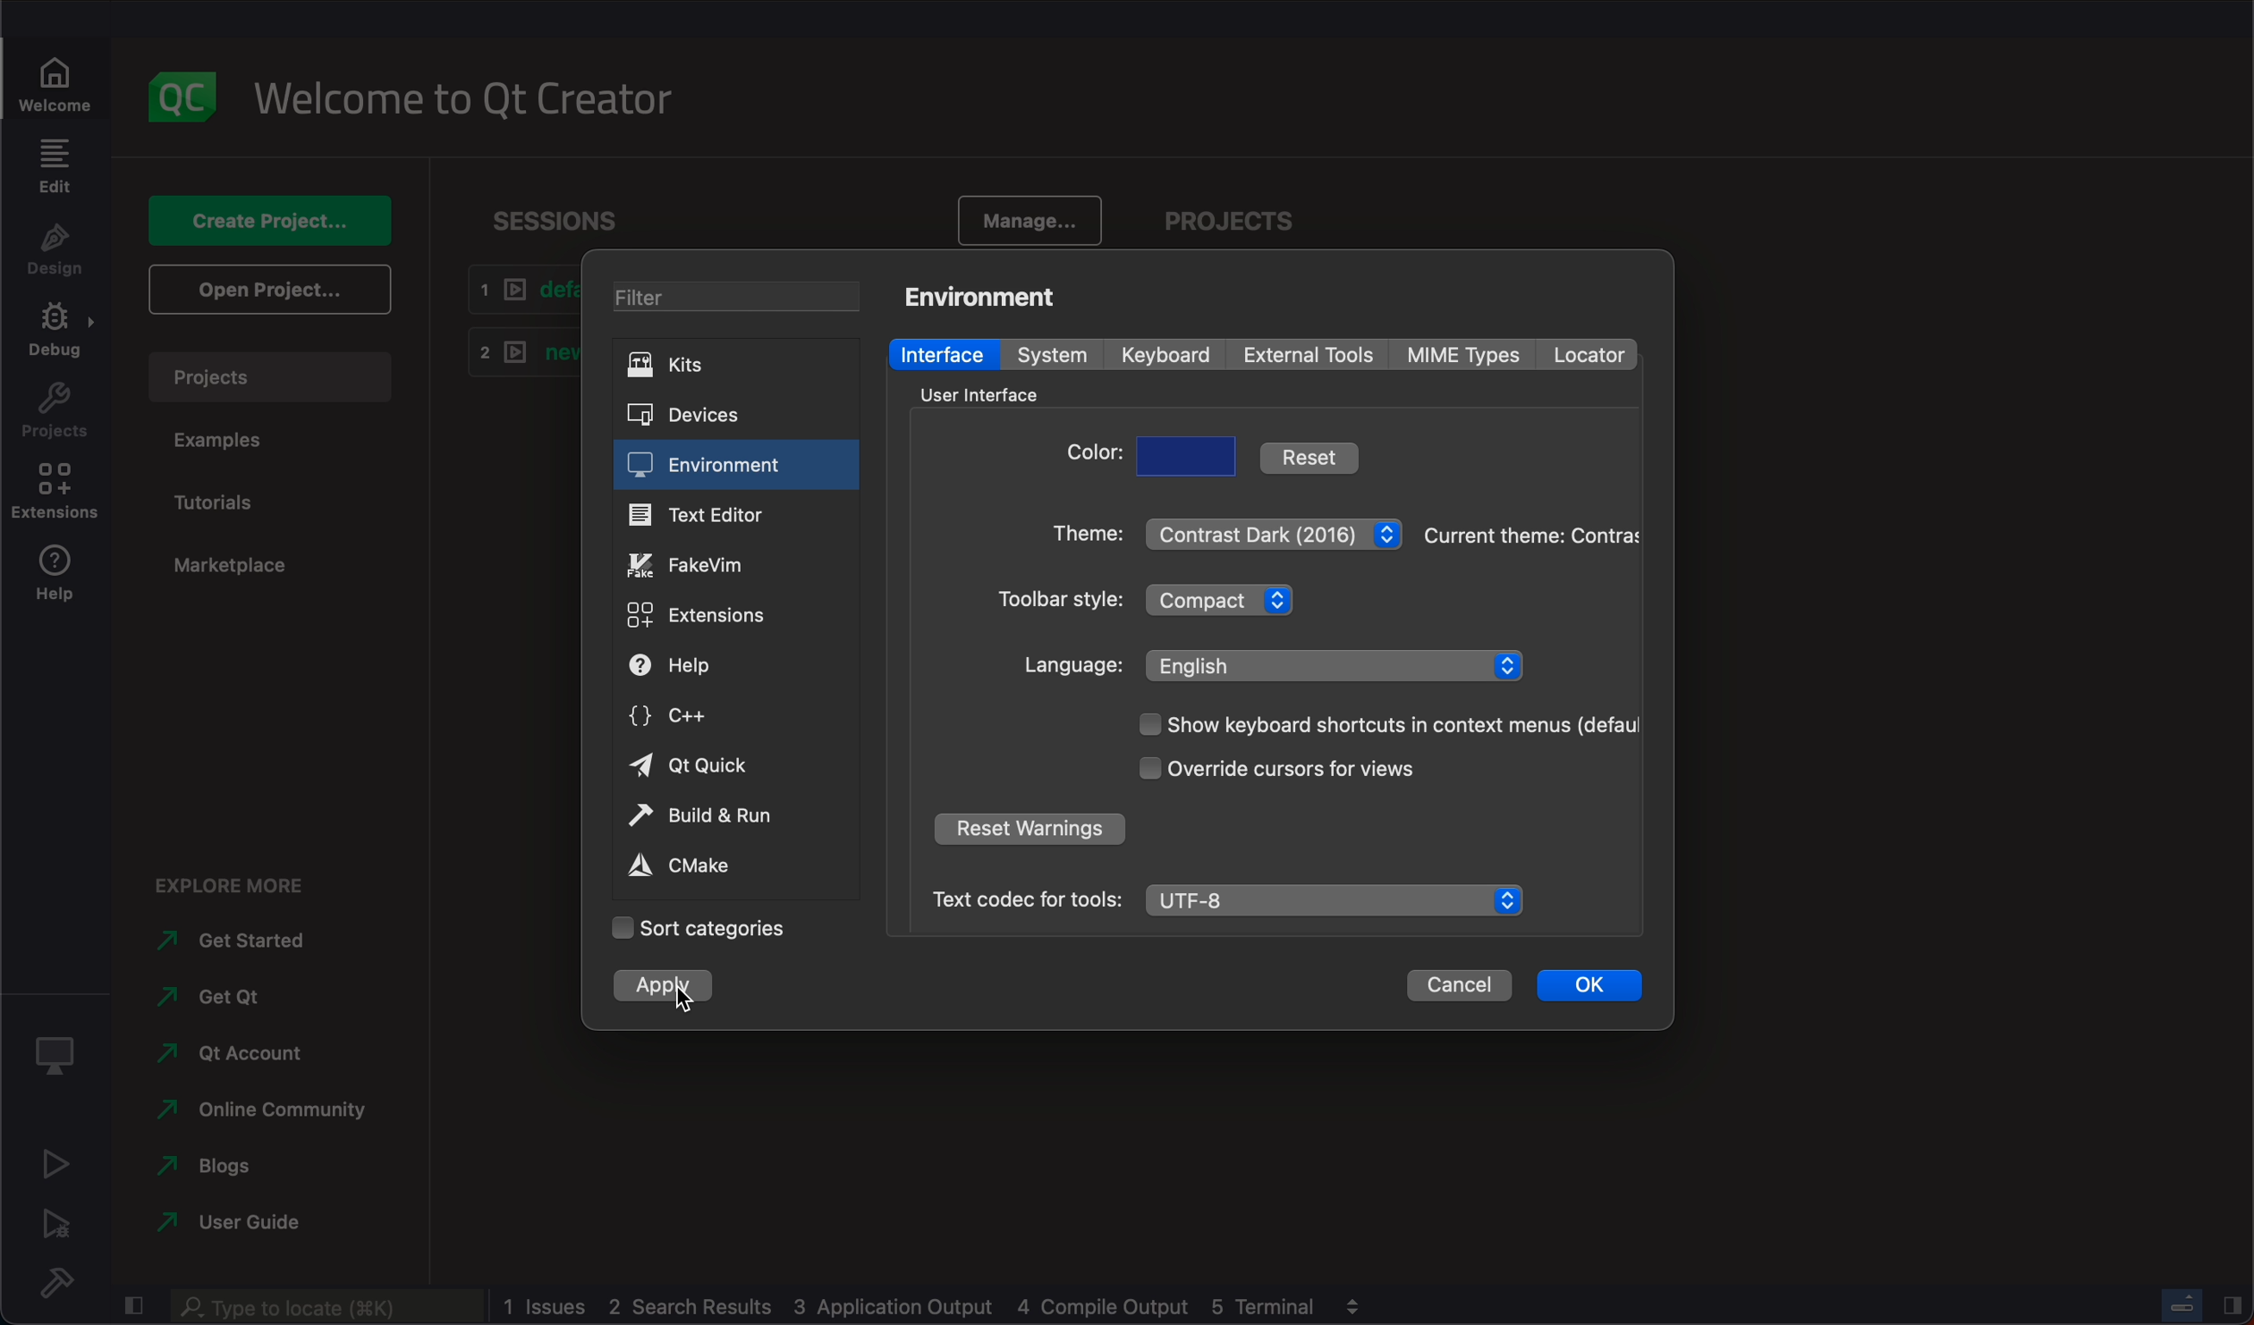 The height and width of the screenshot is (1325, 2254). Describe the element at coordinates (1218, 598) in the screenshot. I see `toolbar style menu` at that location.